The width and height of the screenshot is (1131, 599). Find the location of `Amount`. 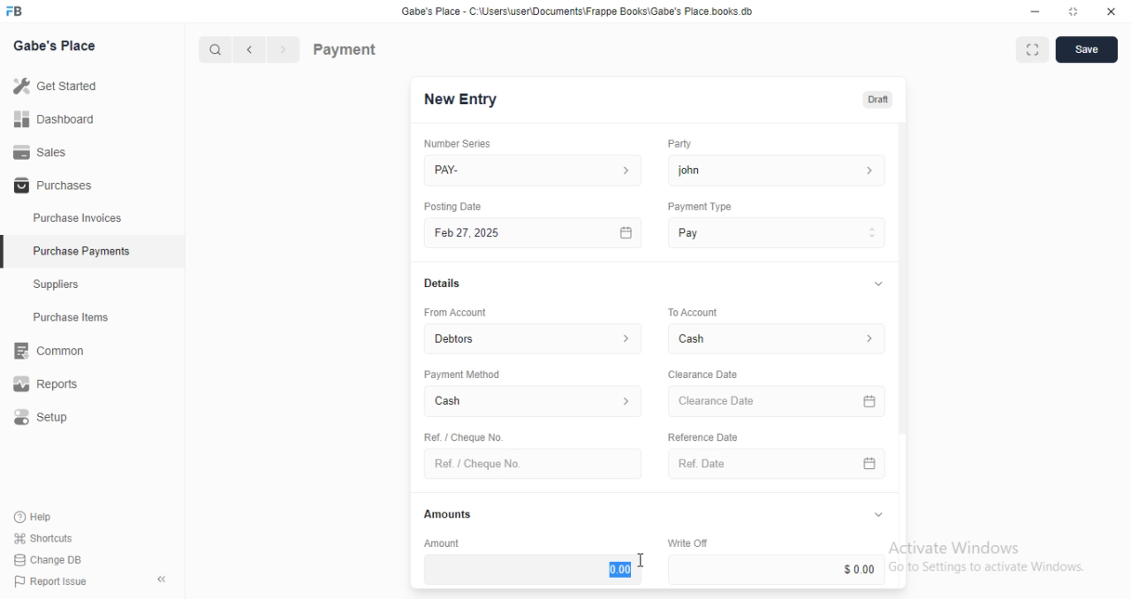

Amount is located at coordinates (439, 542).